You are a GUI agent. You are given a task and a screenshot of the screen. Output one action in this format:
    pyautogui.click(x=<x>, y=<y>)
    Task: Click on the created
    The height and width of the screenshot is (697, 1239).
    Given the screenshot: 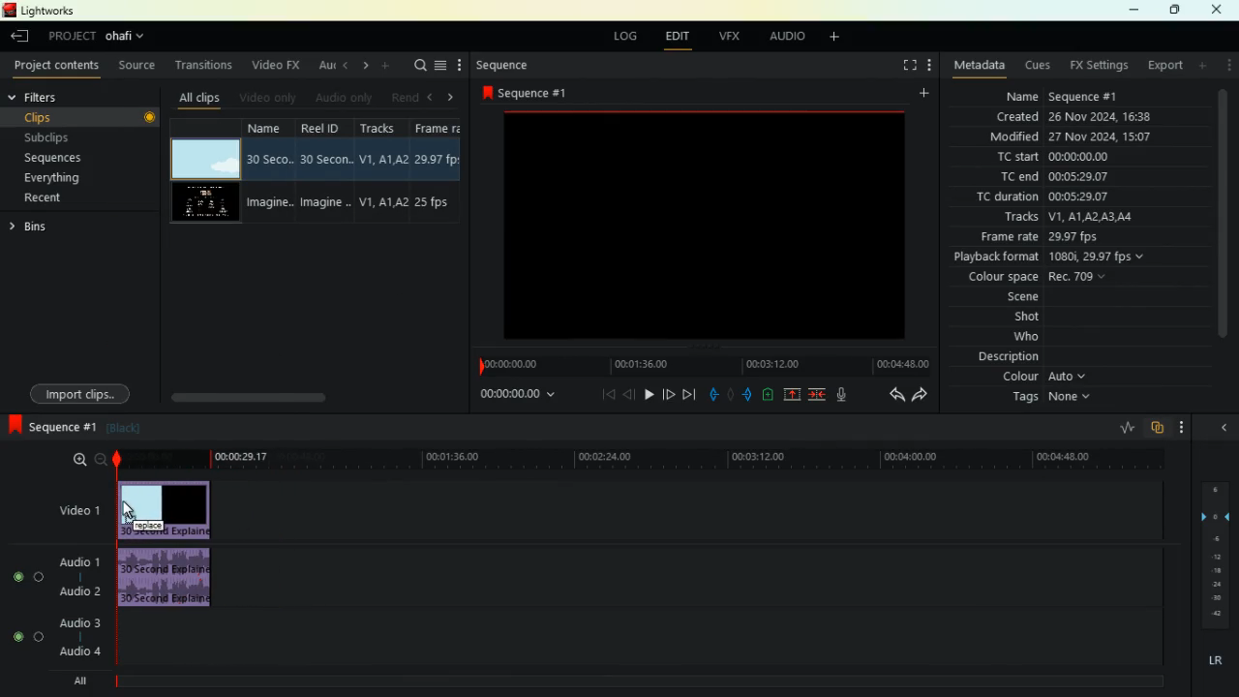 What is the action you would take?
    pyautogui.click(x=1020, y=116)
    